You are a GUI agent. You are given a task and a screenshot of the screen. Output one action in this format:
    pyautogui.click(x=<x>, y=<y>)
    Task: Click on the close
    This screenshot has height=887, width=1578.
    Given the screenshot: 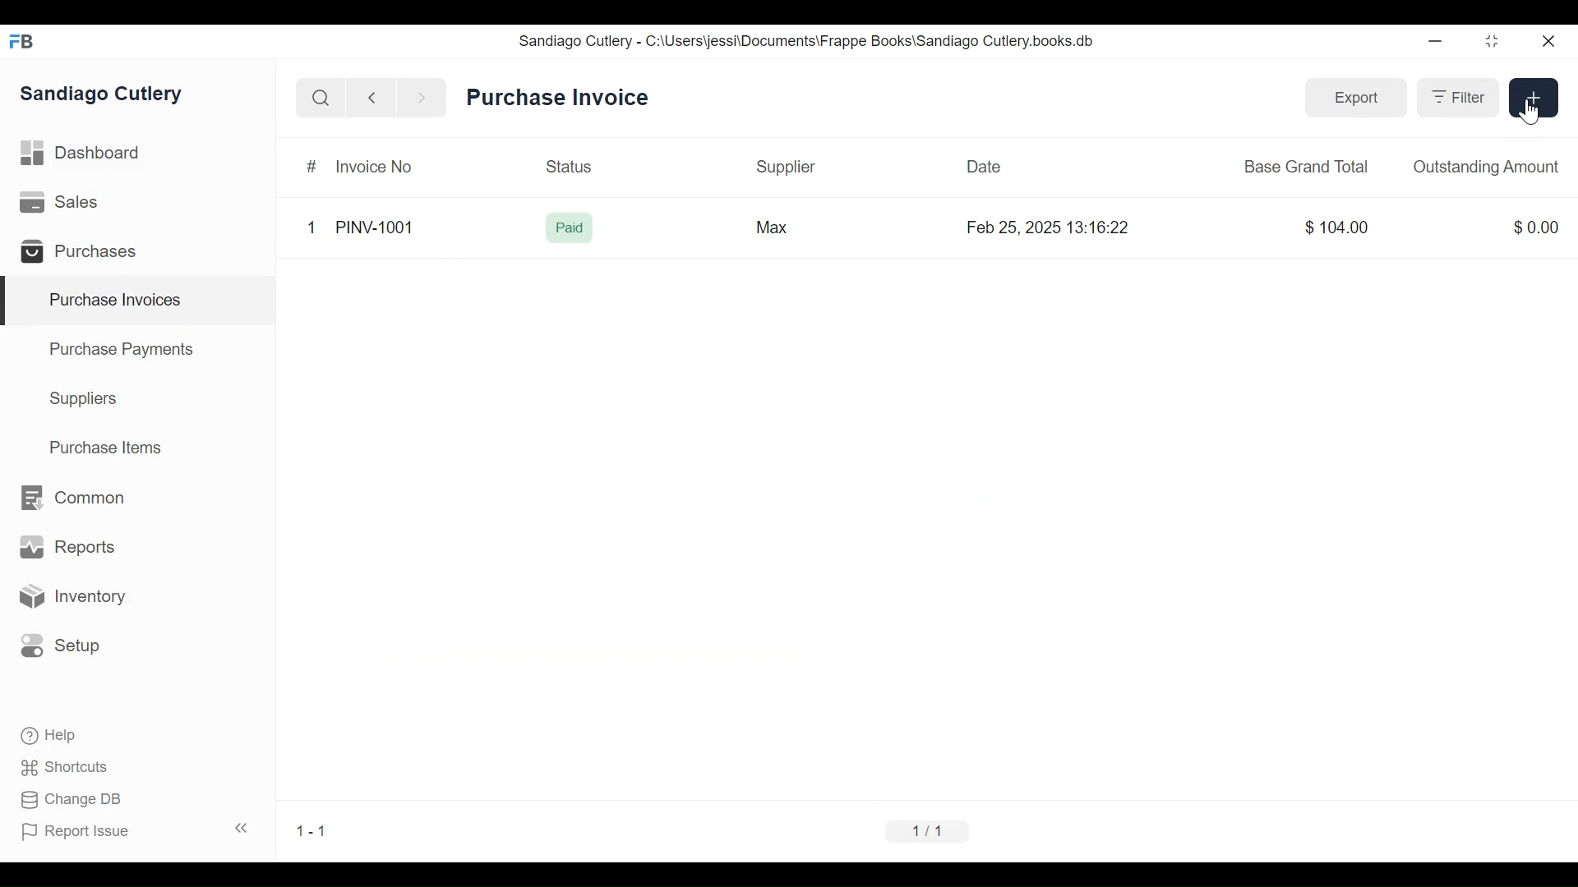 What is the action you would take?
    pyautogui.click(x=1547, y=42)
    